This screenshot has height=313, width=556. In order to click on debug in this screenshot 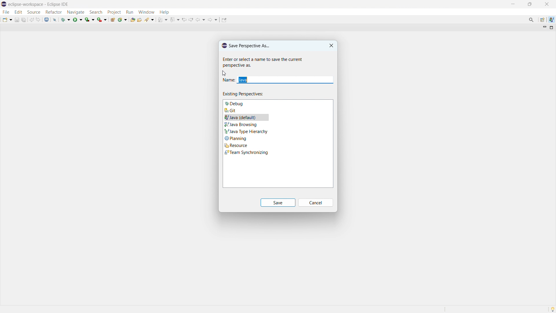, I will do `click(278, 103)`.